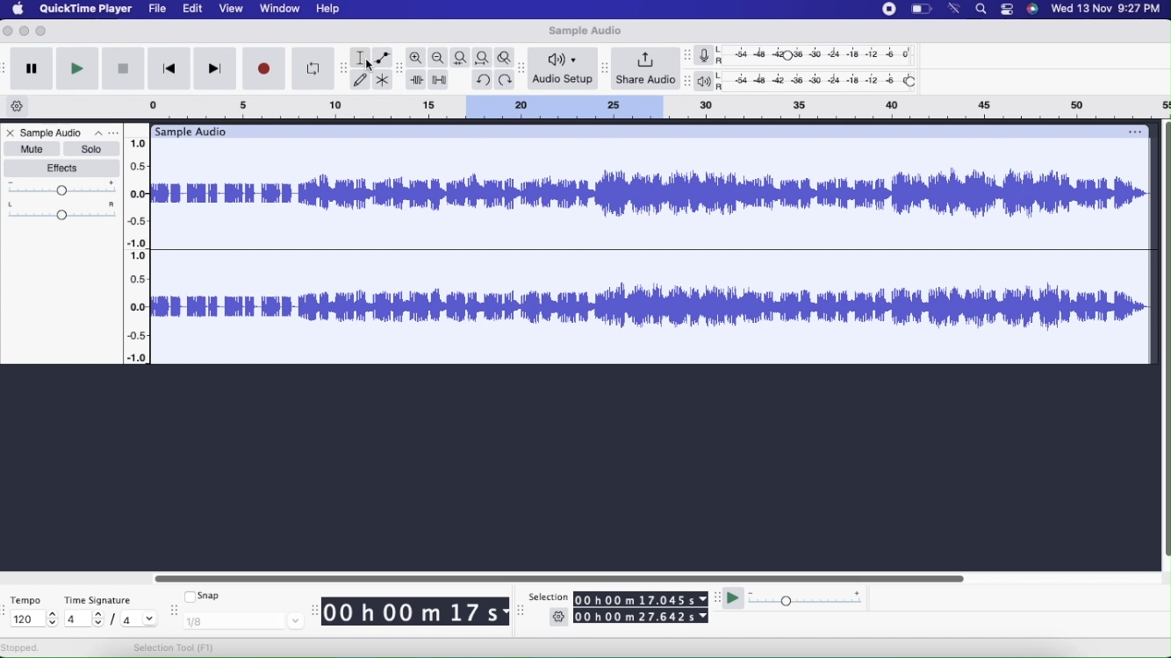  What do you see at coordinates (642, 618) in the screenshot?
I see `00 h 00 m 27.642 s` at bounding box center [642, 618].